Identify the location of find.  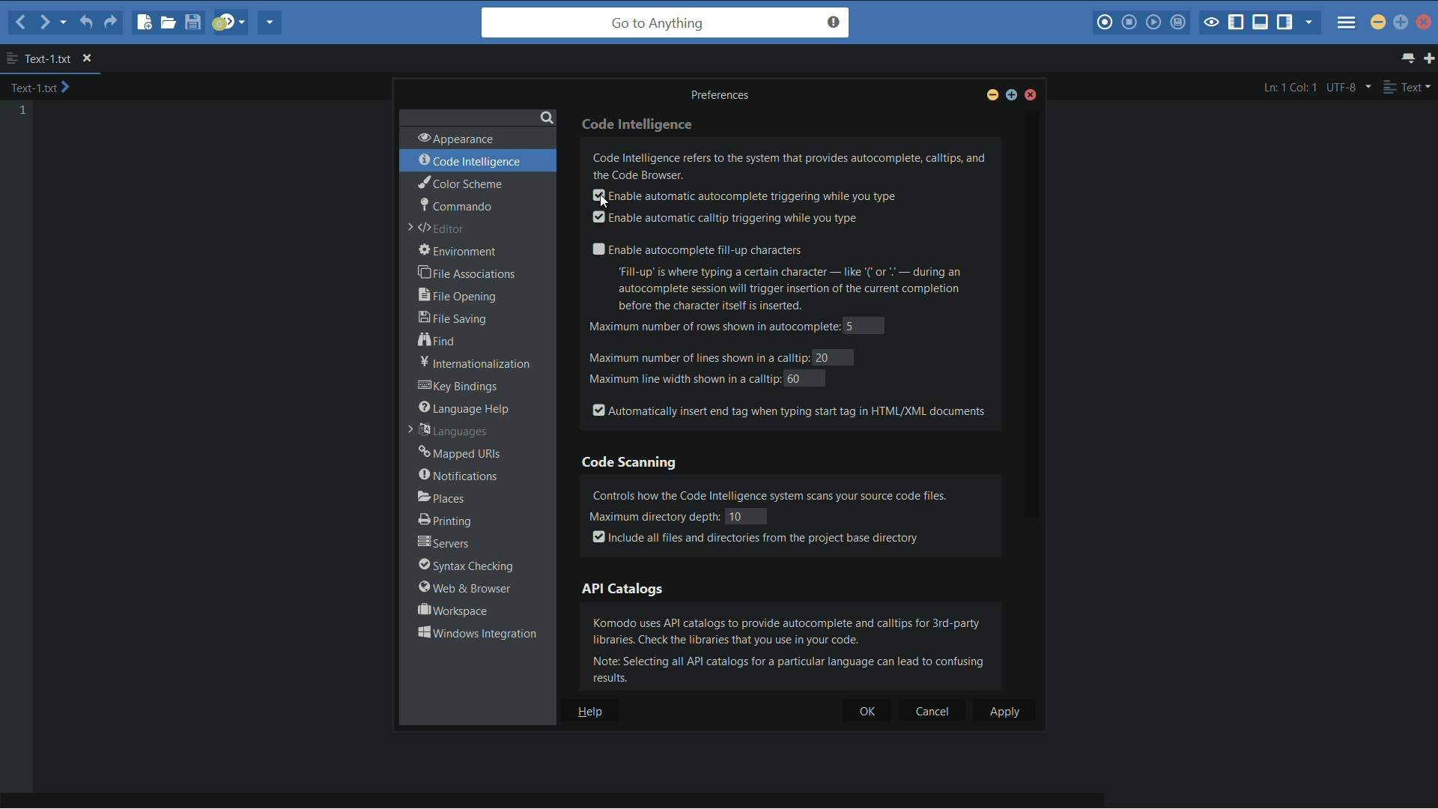
(439, 342).